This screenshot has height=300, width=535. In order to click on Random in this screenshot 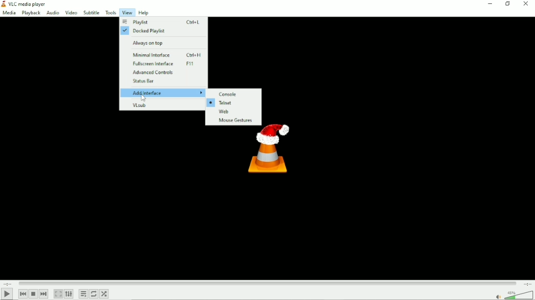, I will do `click(104, 294)`.